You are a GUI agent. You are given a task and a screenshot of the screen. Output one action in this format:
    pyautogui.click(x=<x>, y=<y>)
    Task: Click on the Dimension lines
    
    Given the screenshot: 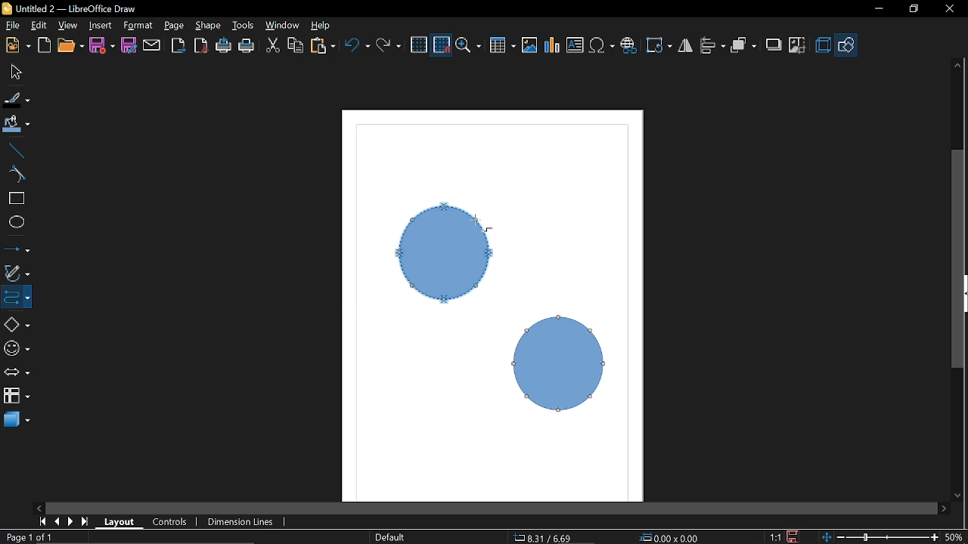 What is the action you would take?
    pyautogui.click(x=245, y=521)
    